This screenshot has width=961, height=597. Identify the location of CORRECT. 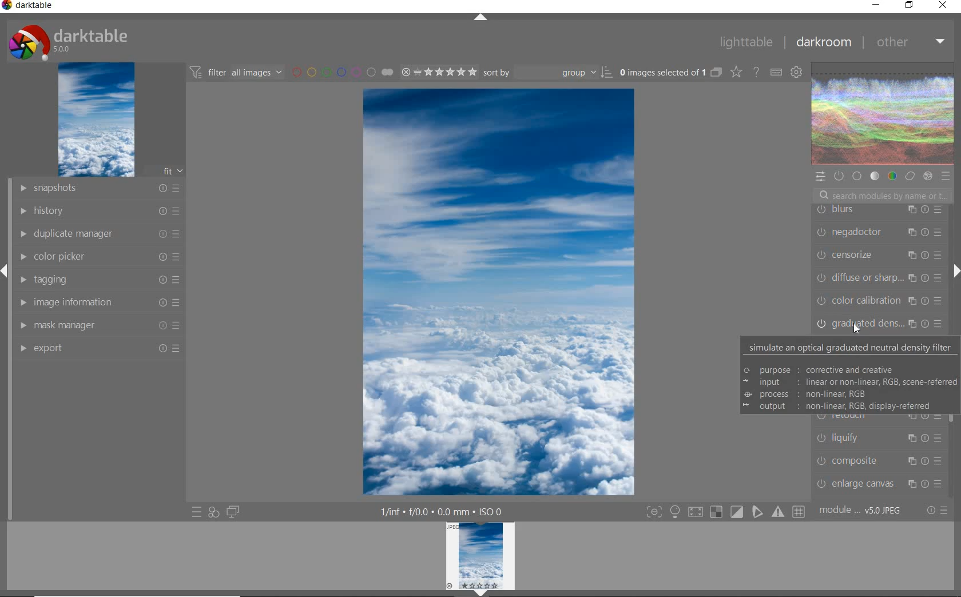
(910, 176).